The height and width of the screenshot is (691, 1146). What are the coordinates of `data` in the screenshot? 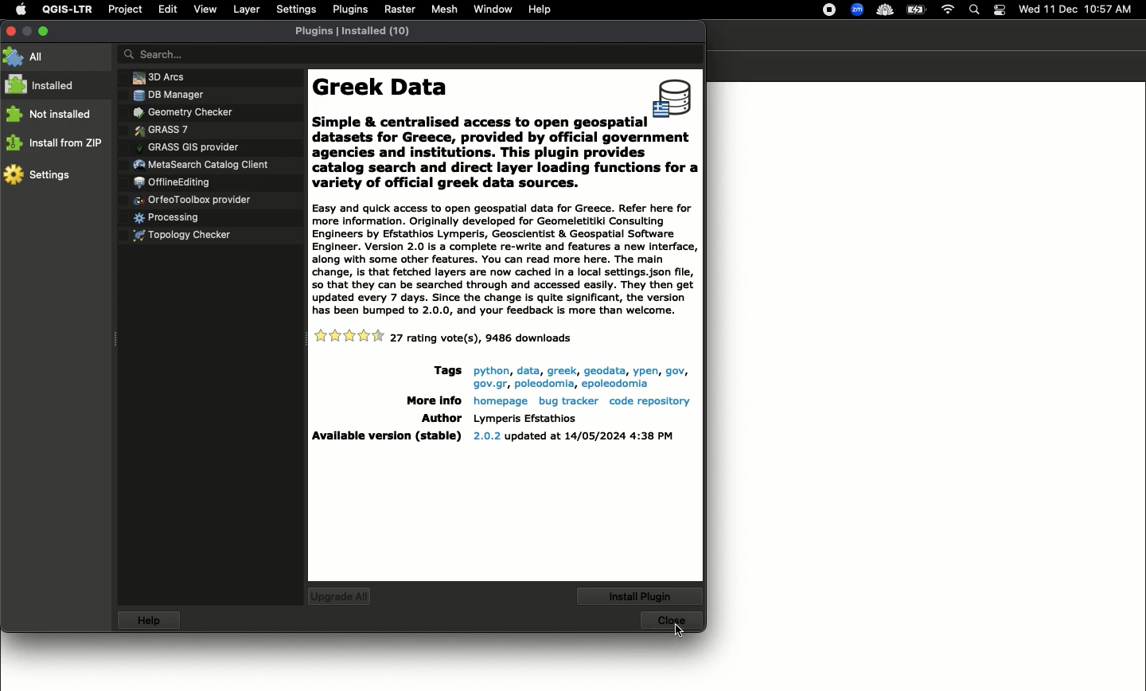 It's located at (528, 369).